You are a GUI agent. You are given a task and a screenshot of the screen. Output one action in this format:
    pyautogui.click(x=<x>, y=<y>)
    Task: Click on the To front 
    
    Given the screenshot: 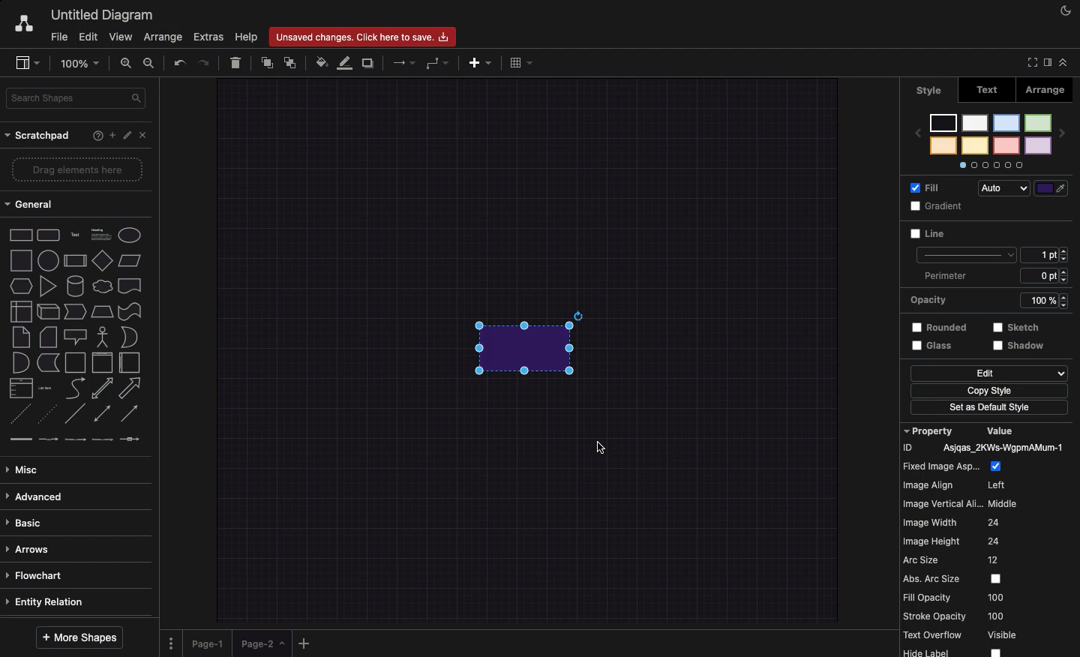 What is the action you would take?
    pyautogui.click(x=266, y=61)
    